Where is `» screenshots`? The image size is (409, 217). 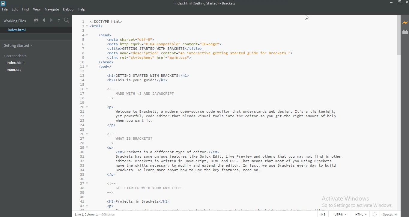
» screenshots is located at coordinates (16, 56).